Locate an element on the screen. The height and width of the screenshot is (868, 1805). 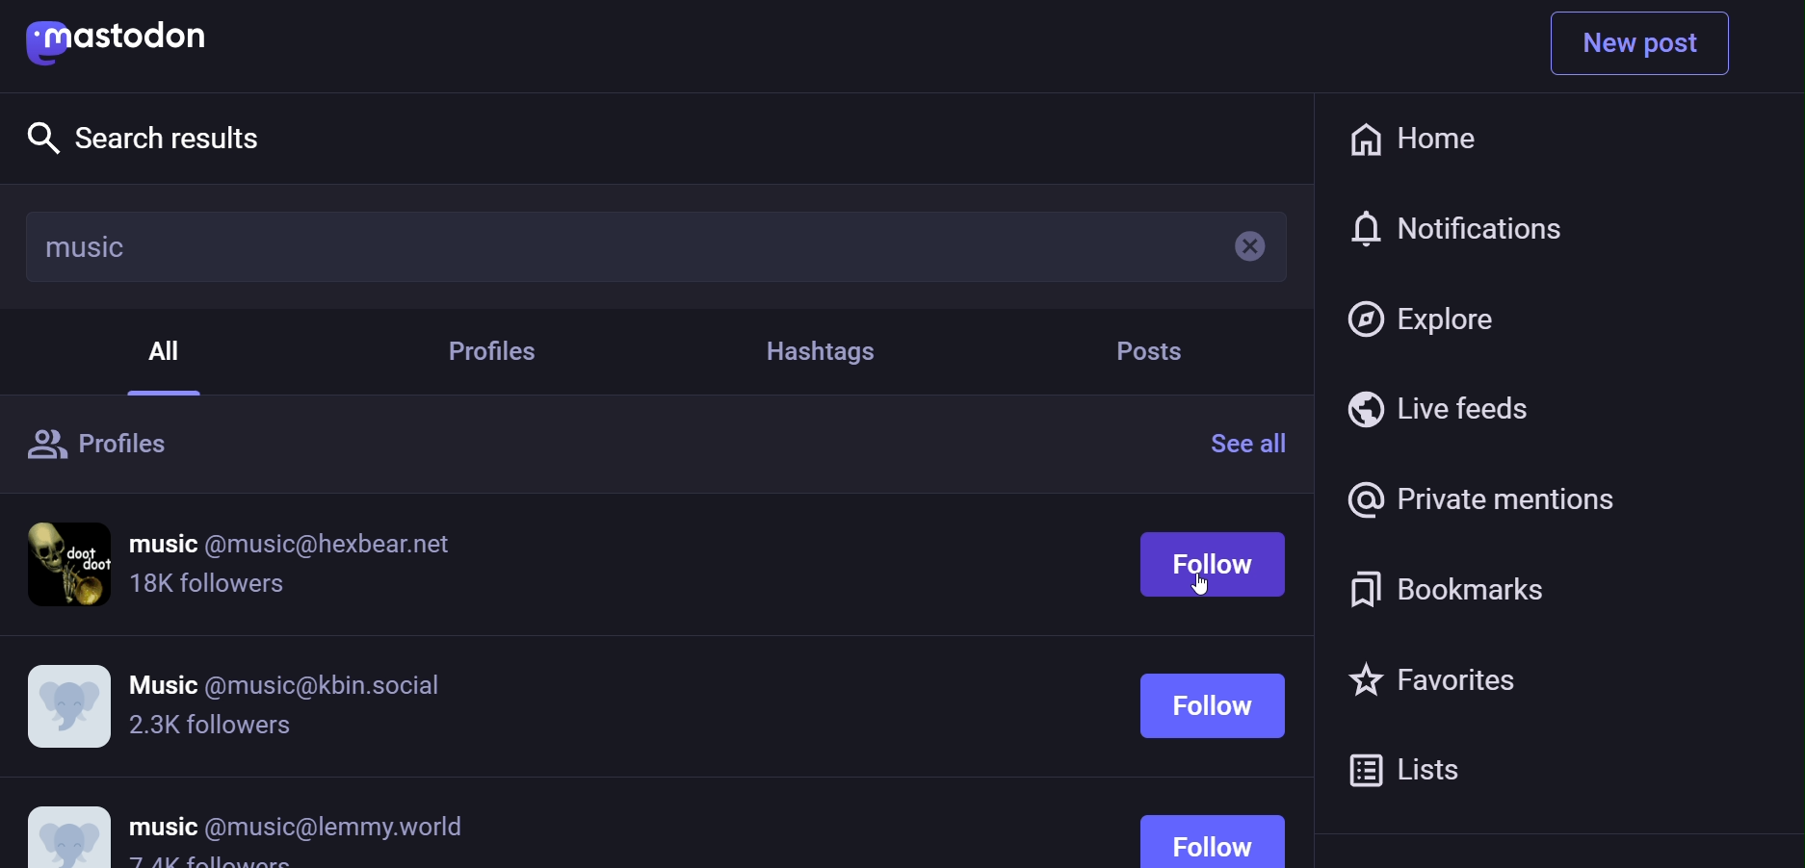
name is located at coordinates (289, 679).